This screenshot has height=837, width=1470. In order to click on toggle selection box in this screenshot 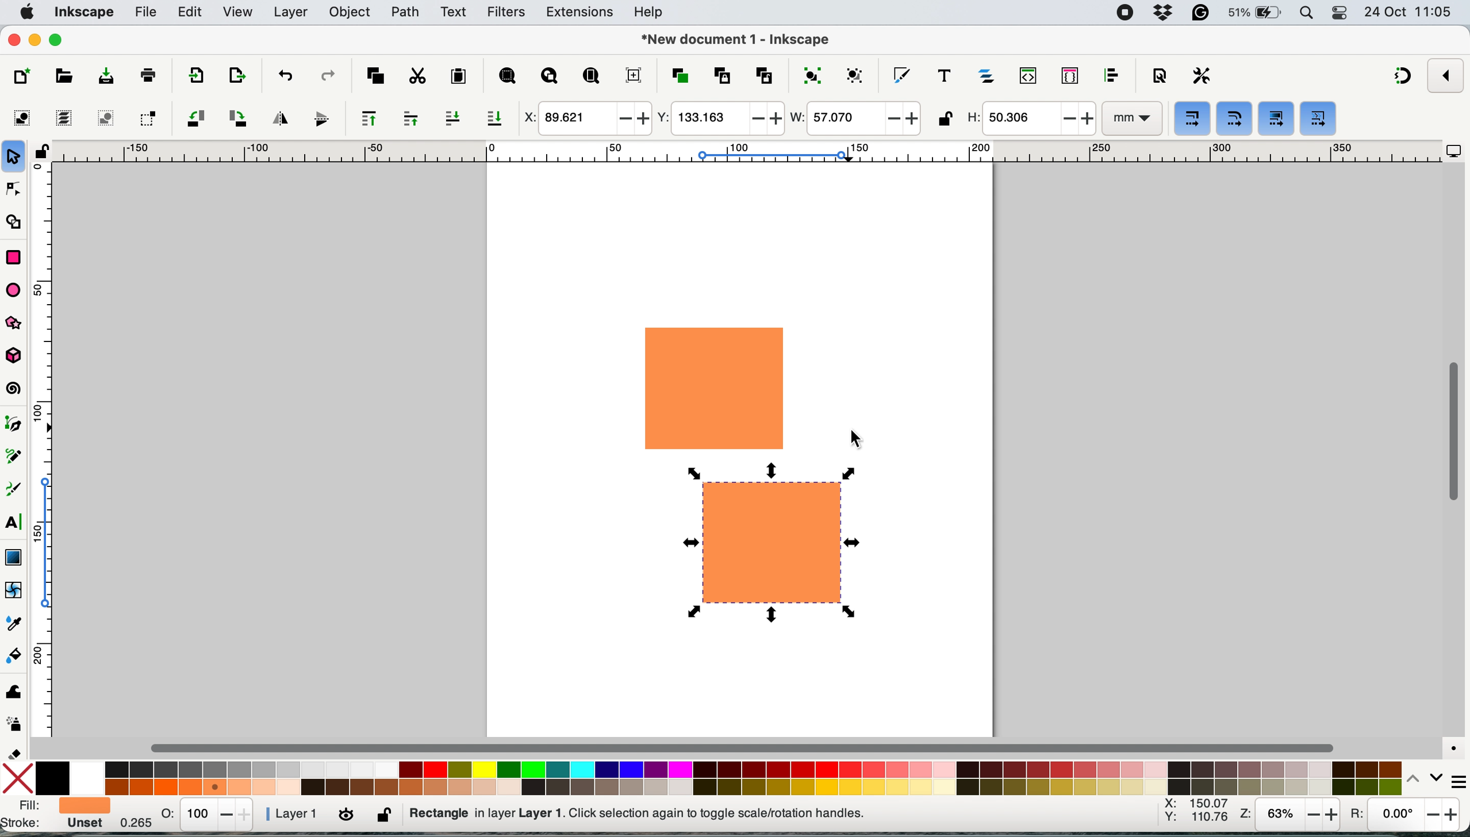, I will do `click(147, 117)`.